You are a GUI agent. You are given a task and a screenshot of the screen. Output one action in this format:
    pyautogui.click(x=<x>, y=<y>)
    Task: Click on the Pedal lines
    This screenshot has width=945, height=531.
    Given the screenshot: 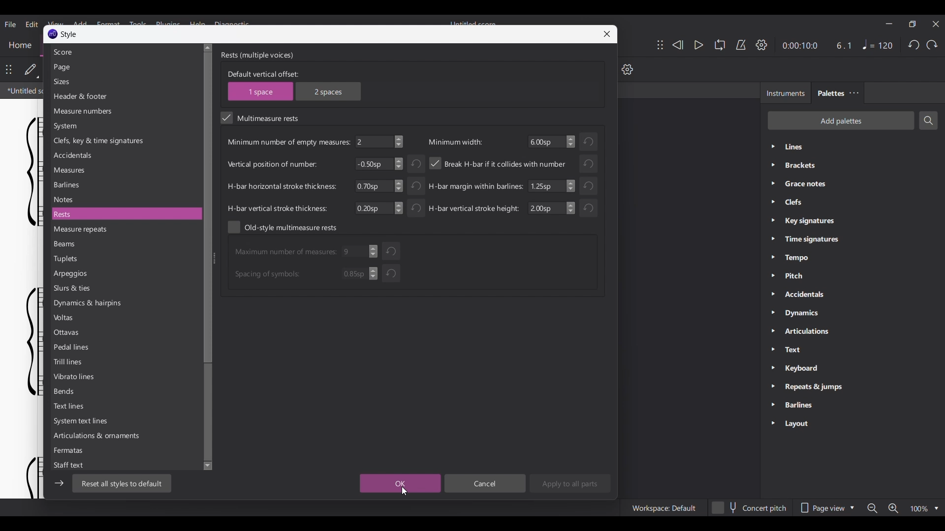 What is the action you would take?
    pyautogui.click(x=125, y=347)
    